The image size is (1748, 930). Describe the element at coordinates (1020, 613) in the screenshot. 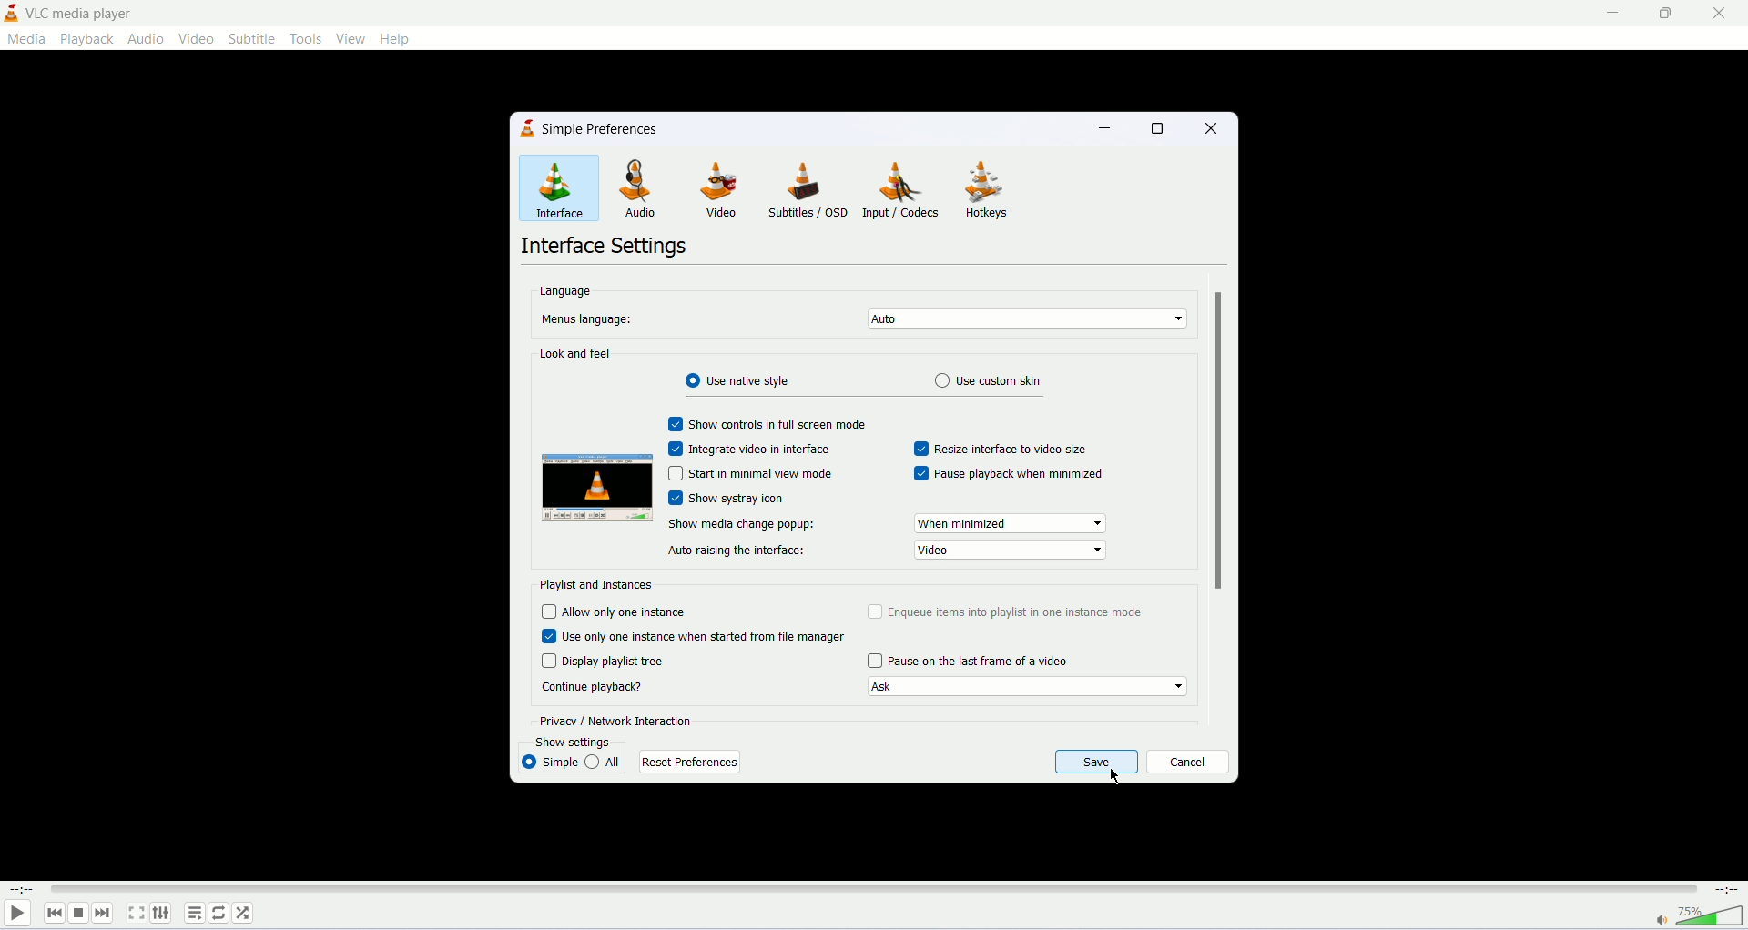

I see `enqueue items into playlist in one instance` at that location.